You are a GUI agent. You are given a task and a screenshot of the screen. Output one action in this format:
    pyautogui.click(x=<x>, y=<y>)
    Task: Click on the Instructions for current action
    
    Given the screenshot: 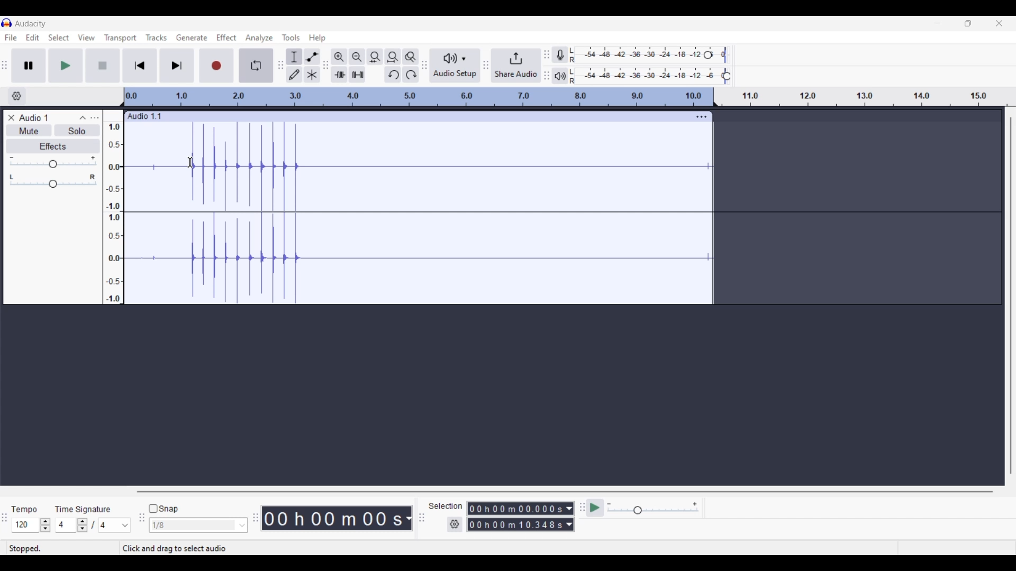 What is the action you would take?
    pyautogui.click(x=185, y=549)
    